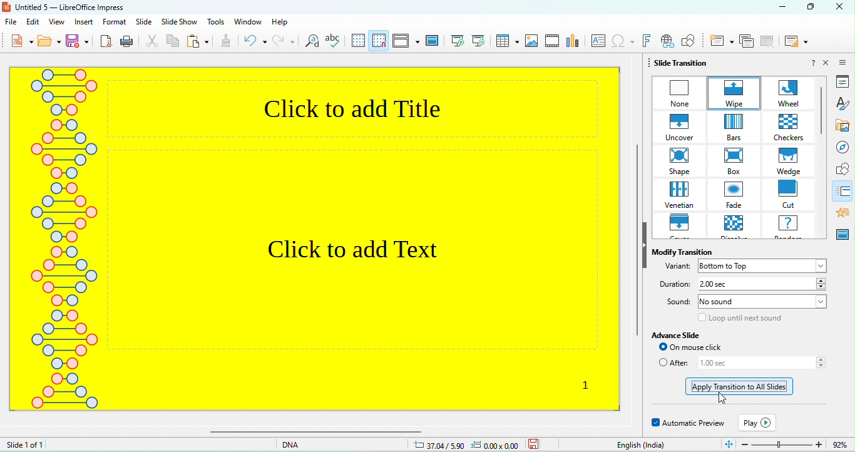 This screenshot has height=452, width=855. Describe the element at coordinates (106, 43) in the screenshot. I see `export directly as pdf` at that location.